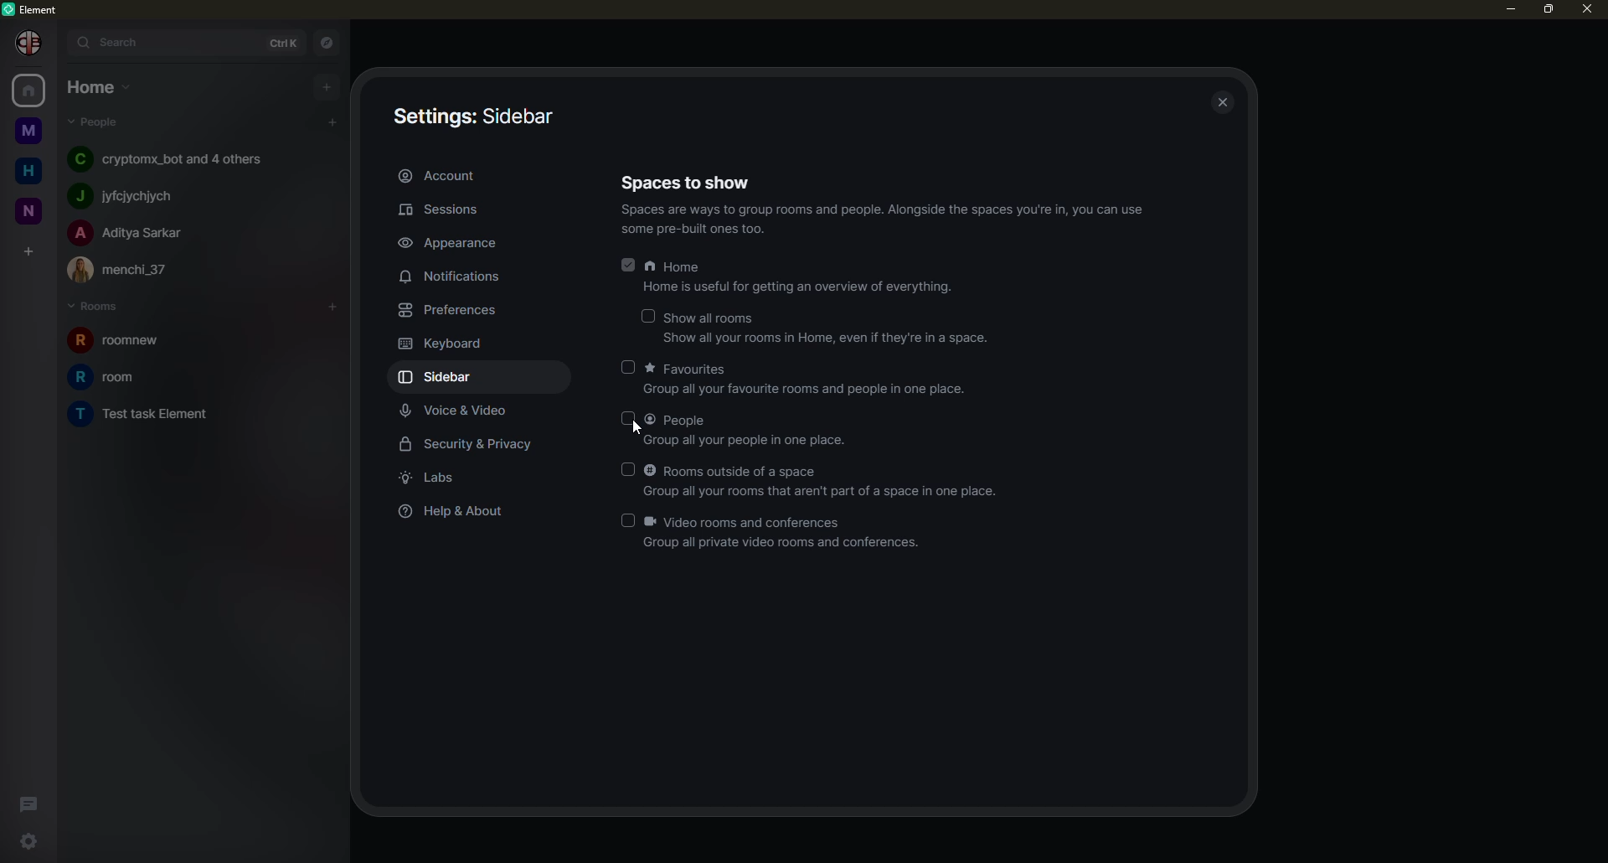 The image size is (1608, 863). Describe the element at coordinates (23, 42) in the screenshot. I see `profile` at that location.